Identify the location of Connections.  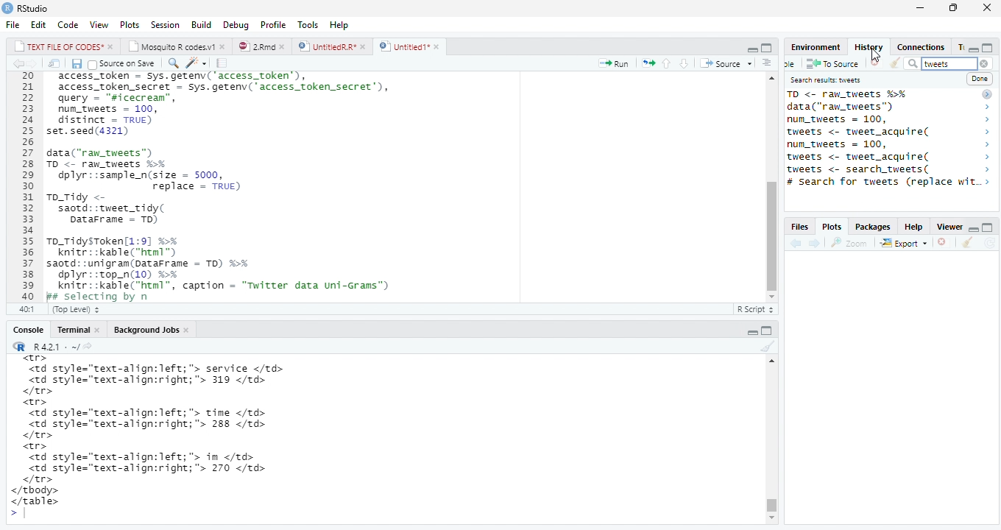
(930, 46).